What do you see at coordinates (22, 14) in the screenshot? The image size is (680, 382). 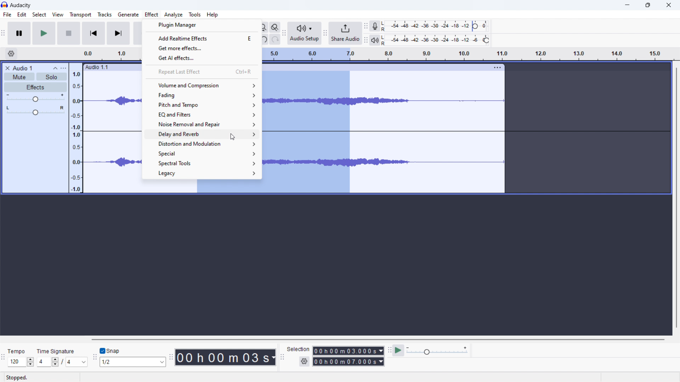 I see `edit` at bounding box center [22, 14].